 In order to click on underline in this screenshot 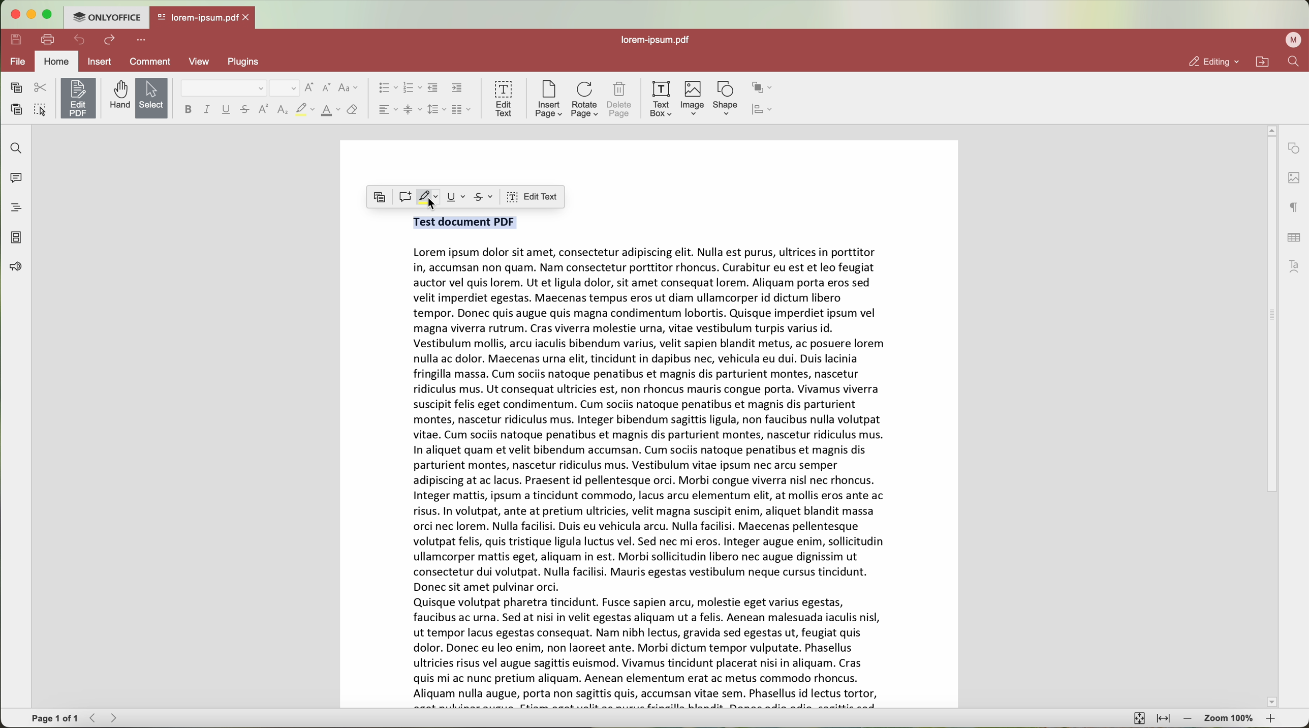, I will do `click(227, 111)`.